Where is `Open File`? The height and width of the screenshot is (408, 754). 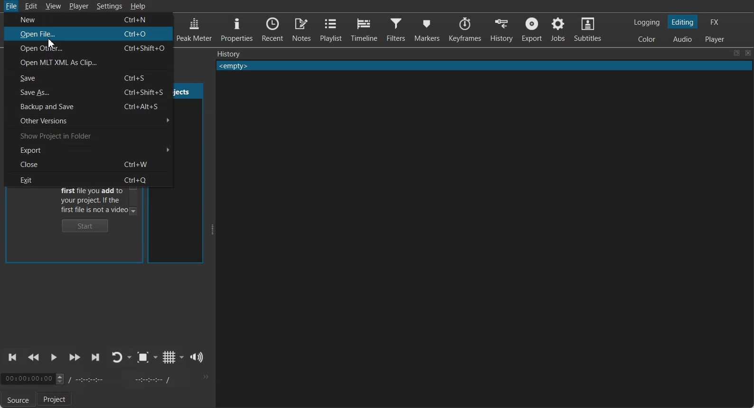 Open File is located at coordinates (44, 34).